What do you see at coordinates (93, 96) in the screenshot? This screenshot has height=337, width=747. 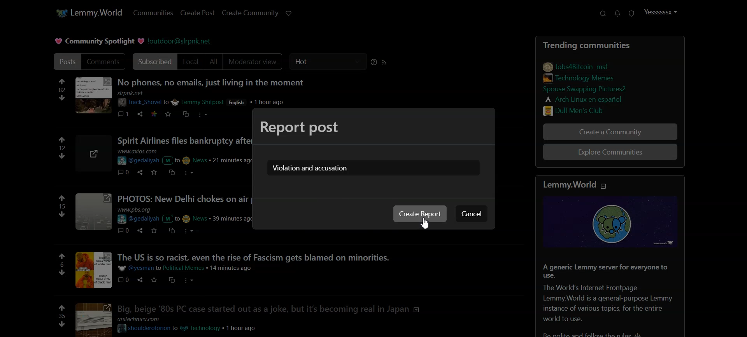 I see `image` at bounding box center [93, 96].